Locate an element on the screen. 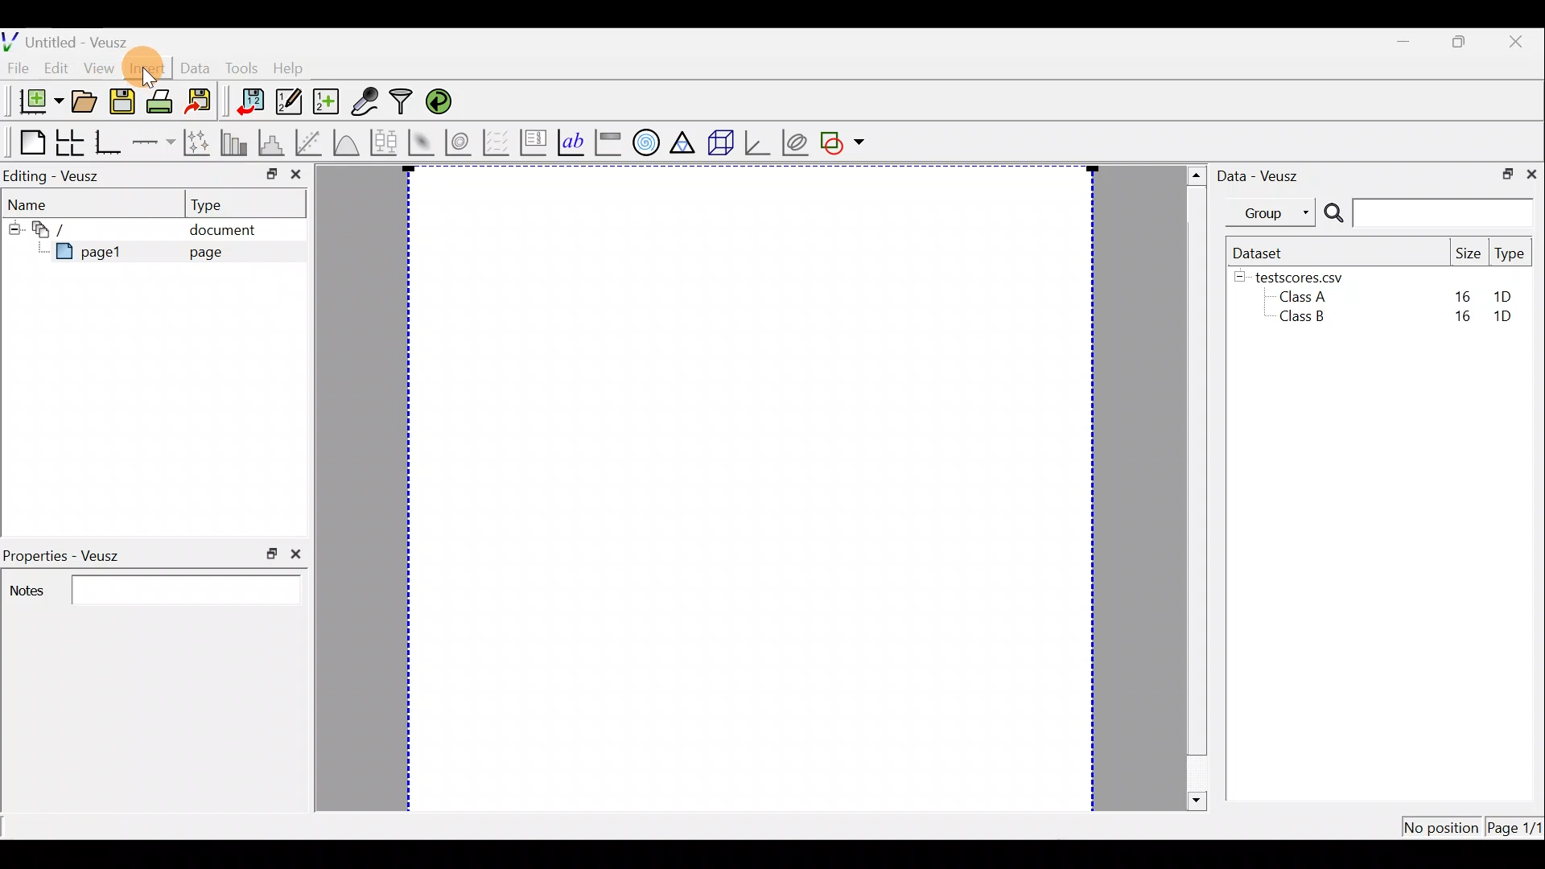 Image resolution: width=1545 pixels, height=869 pixels. Close is located at coordinates (1534, 175).